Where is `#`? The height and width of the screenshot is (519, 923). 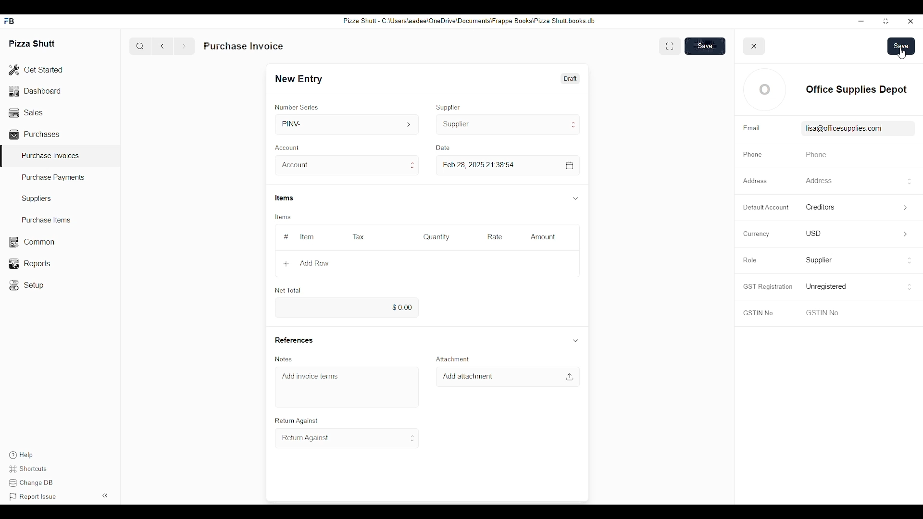 # is located at coordinates (287, 237).